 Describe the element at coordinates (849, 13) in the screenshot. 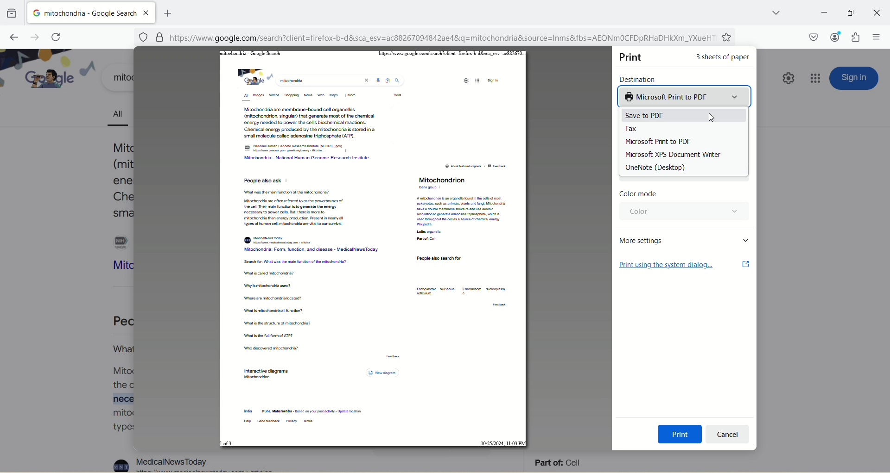

I see `maximize` at that location.